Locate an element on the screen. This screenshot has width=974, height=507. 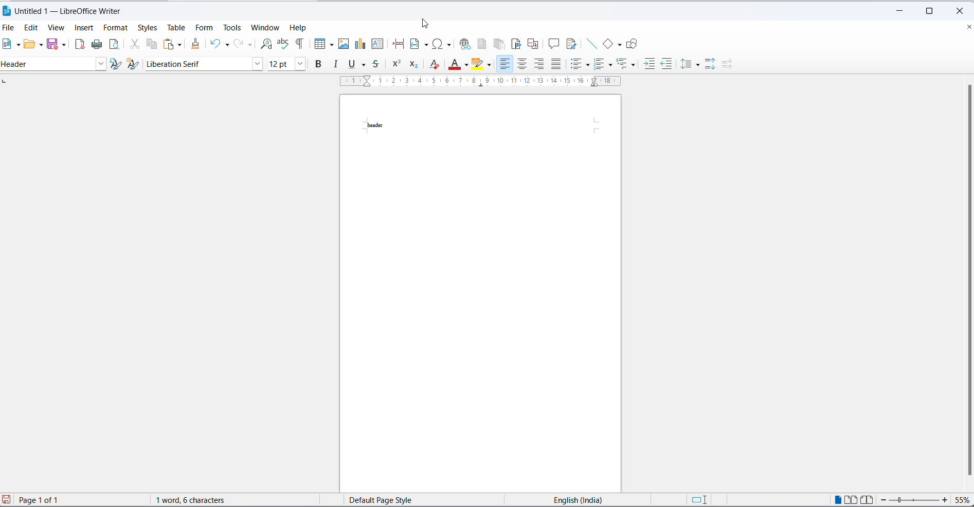
export as pdf is located at coordinates (78, 44).